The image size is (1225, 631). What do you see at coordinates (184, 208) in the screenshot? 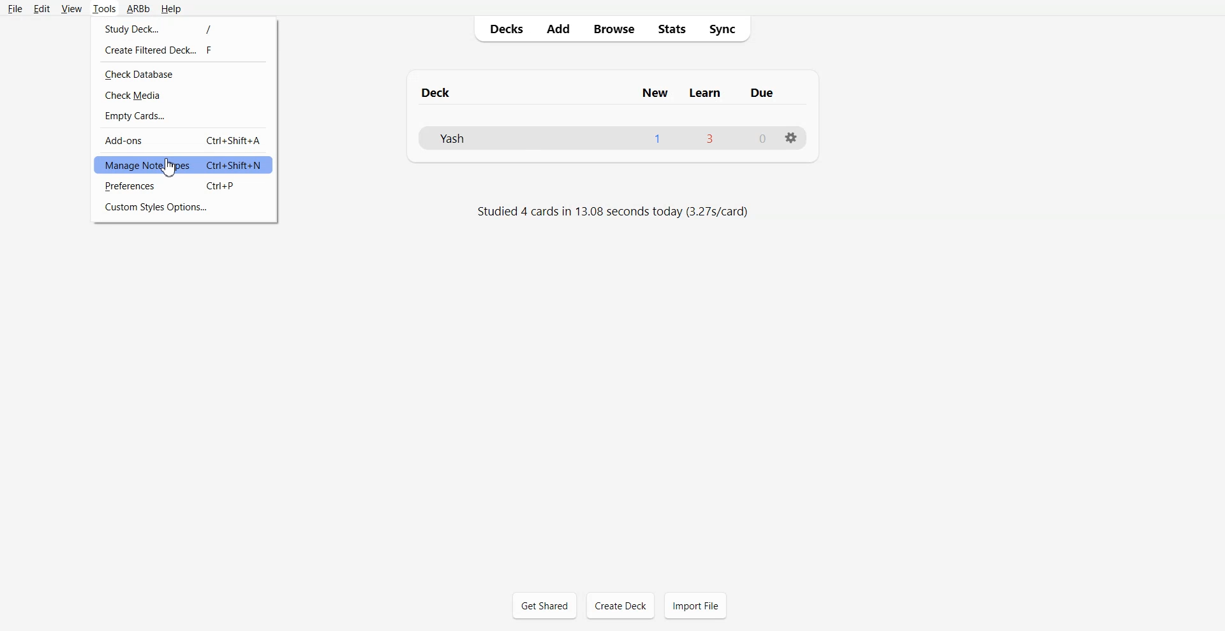
I see `Custom Styles Options` at bounding box center [184, 208].